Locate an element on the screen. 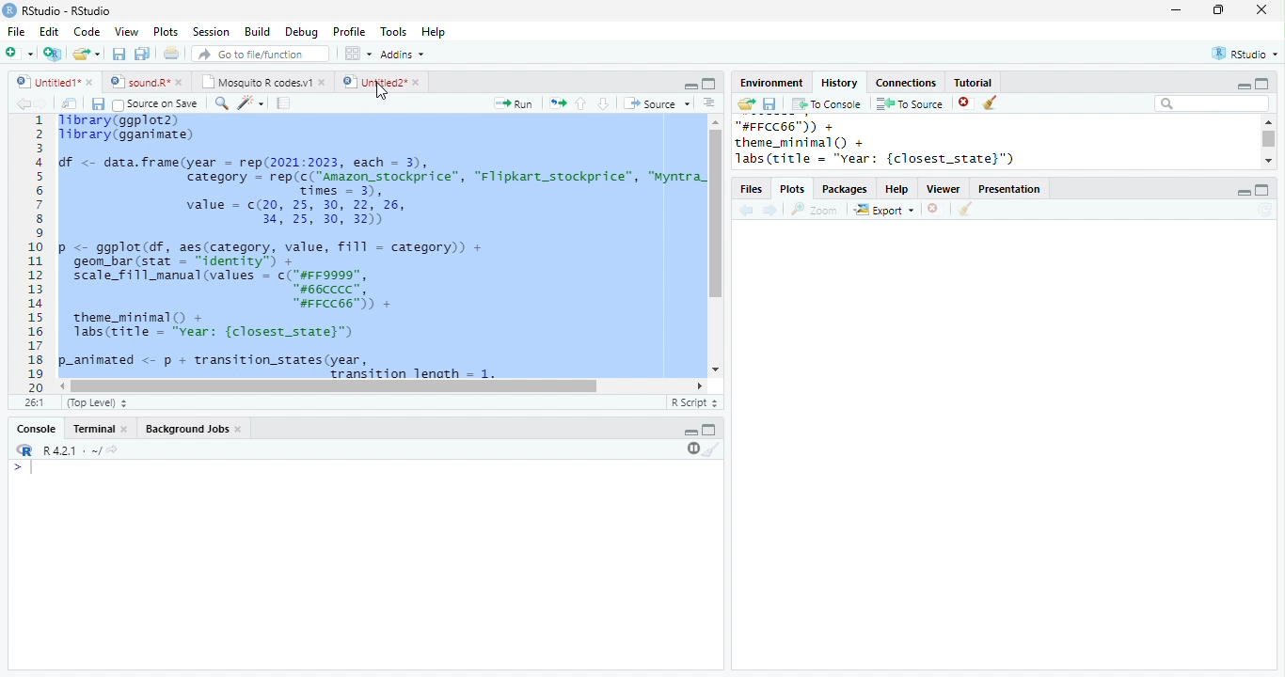 This screenshot has height=677, width=1285. down is located at coordinates (602, 103).